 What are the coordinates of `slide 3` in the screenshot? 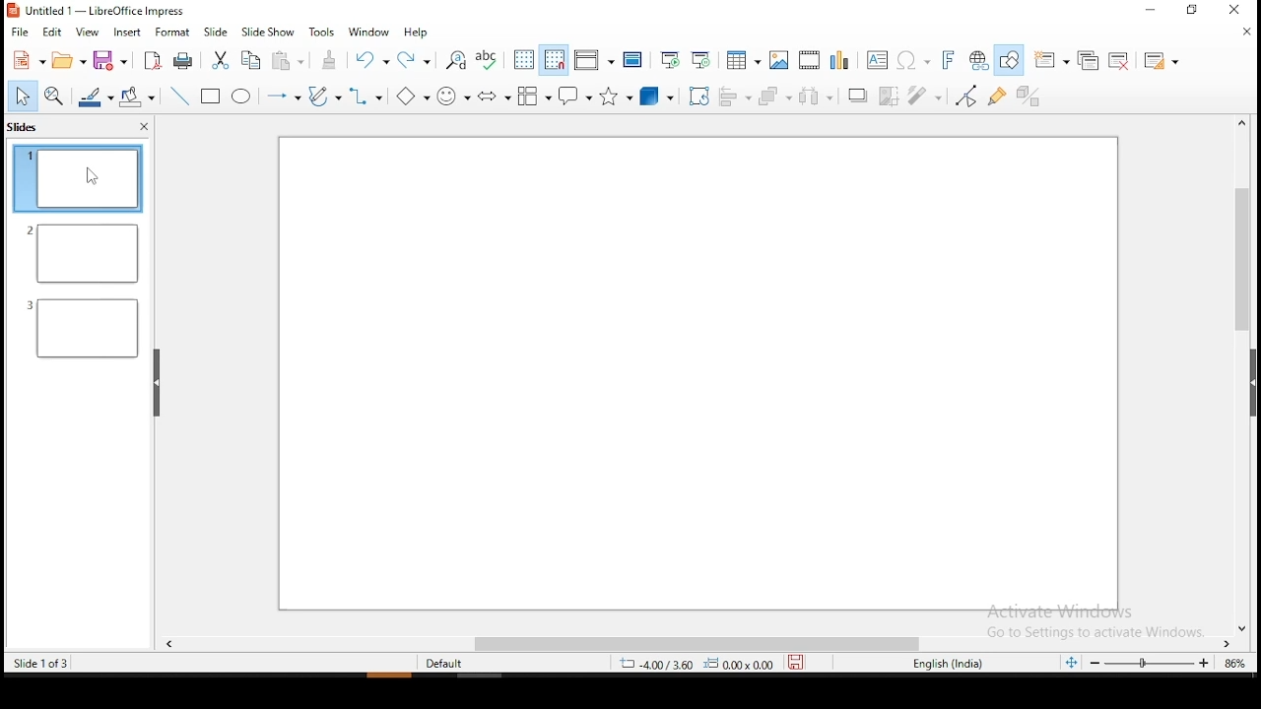 It's located at (87, 327).